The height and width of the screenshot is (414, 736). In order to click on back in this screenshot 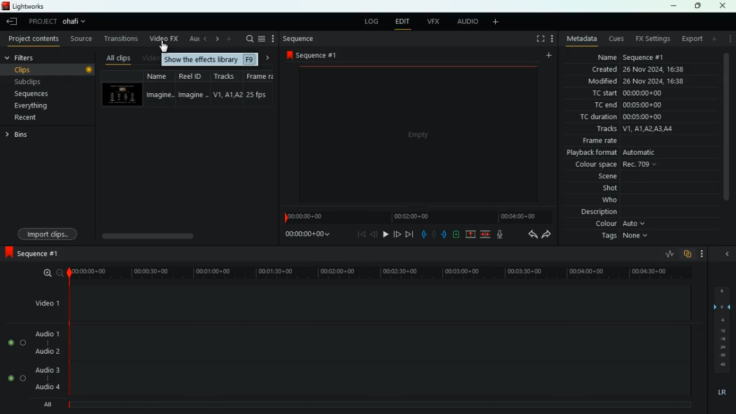, I will do `click(421, 232)`.